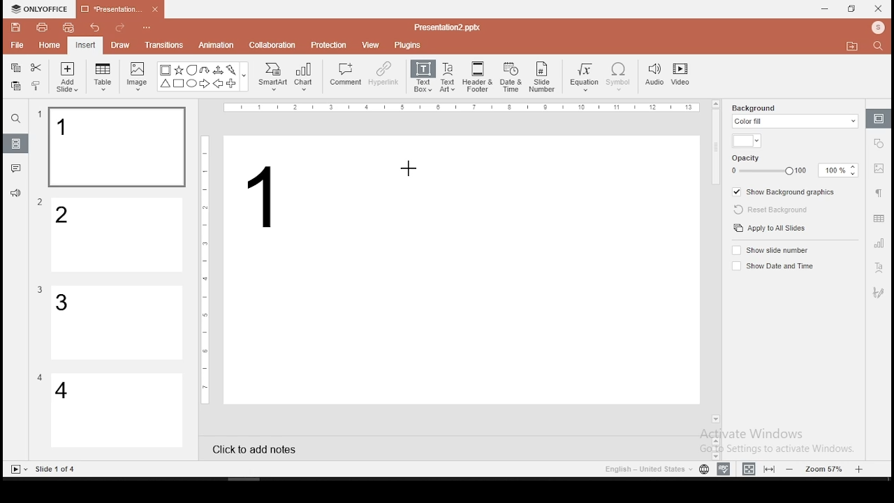 This screenshot has height=503, width=894. Describe the element at coordinates (877, 170) in the screenshot. I see `image settings` at that location.